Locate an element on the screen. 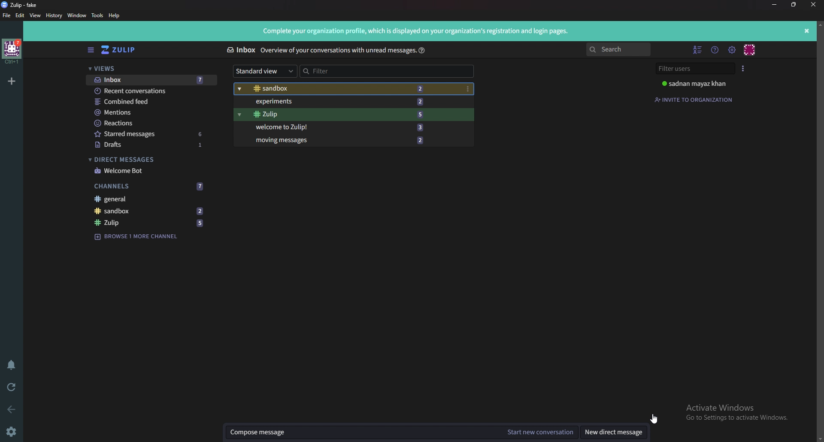 This screenshot has width=824, height=442. Moving messages is located at coordinates (341, 139).